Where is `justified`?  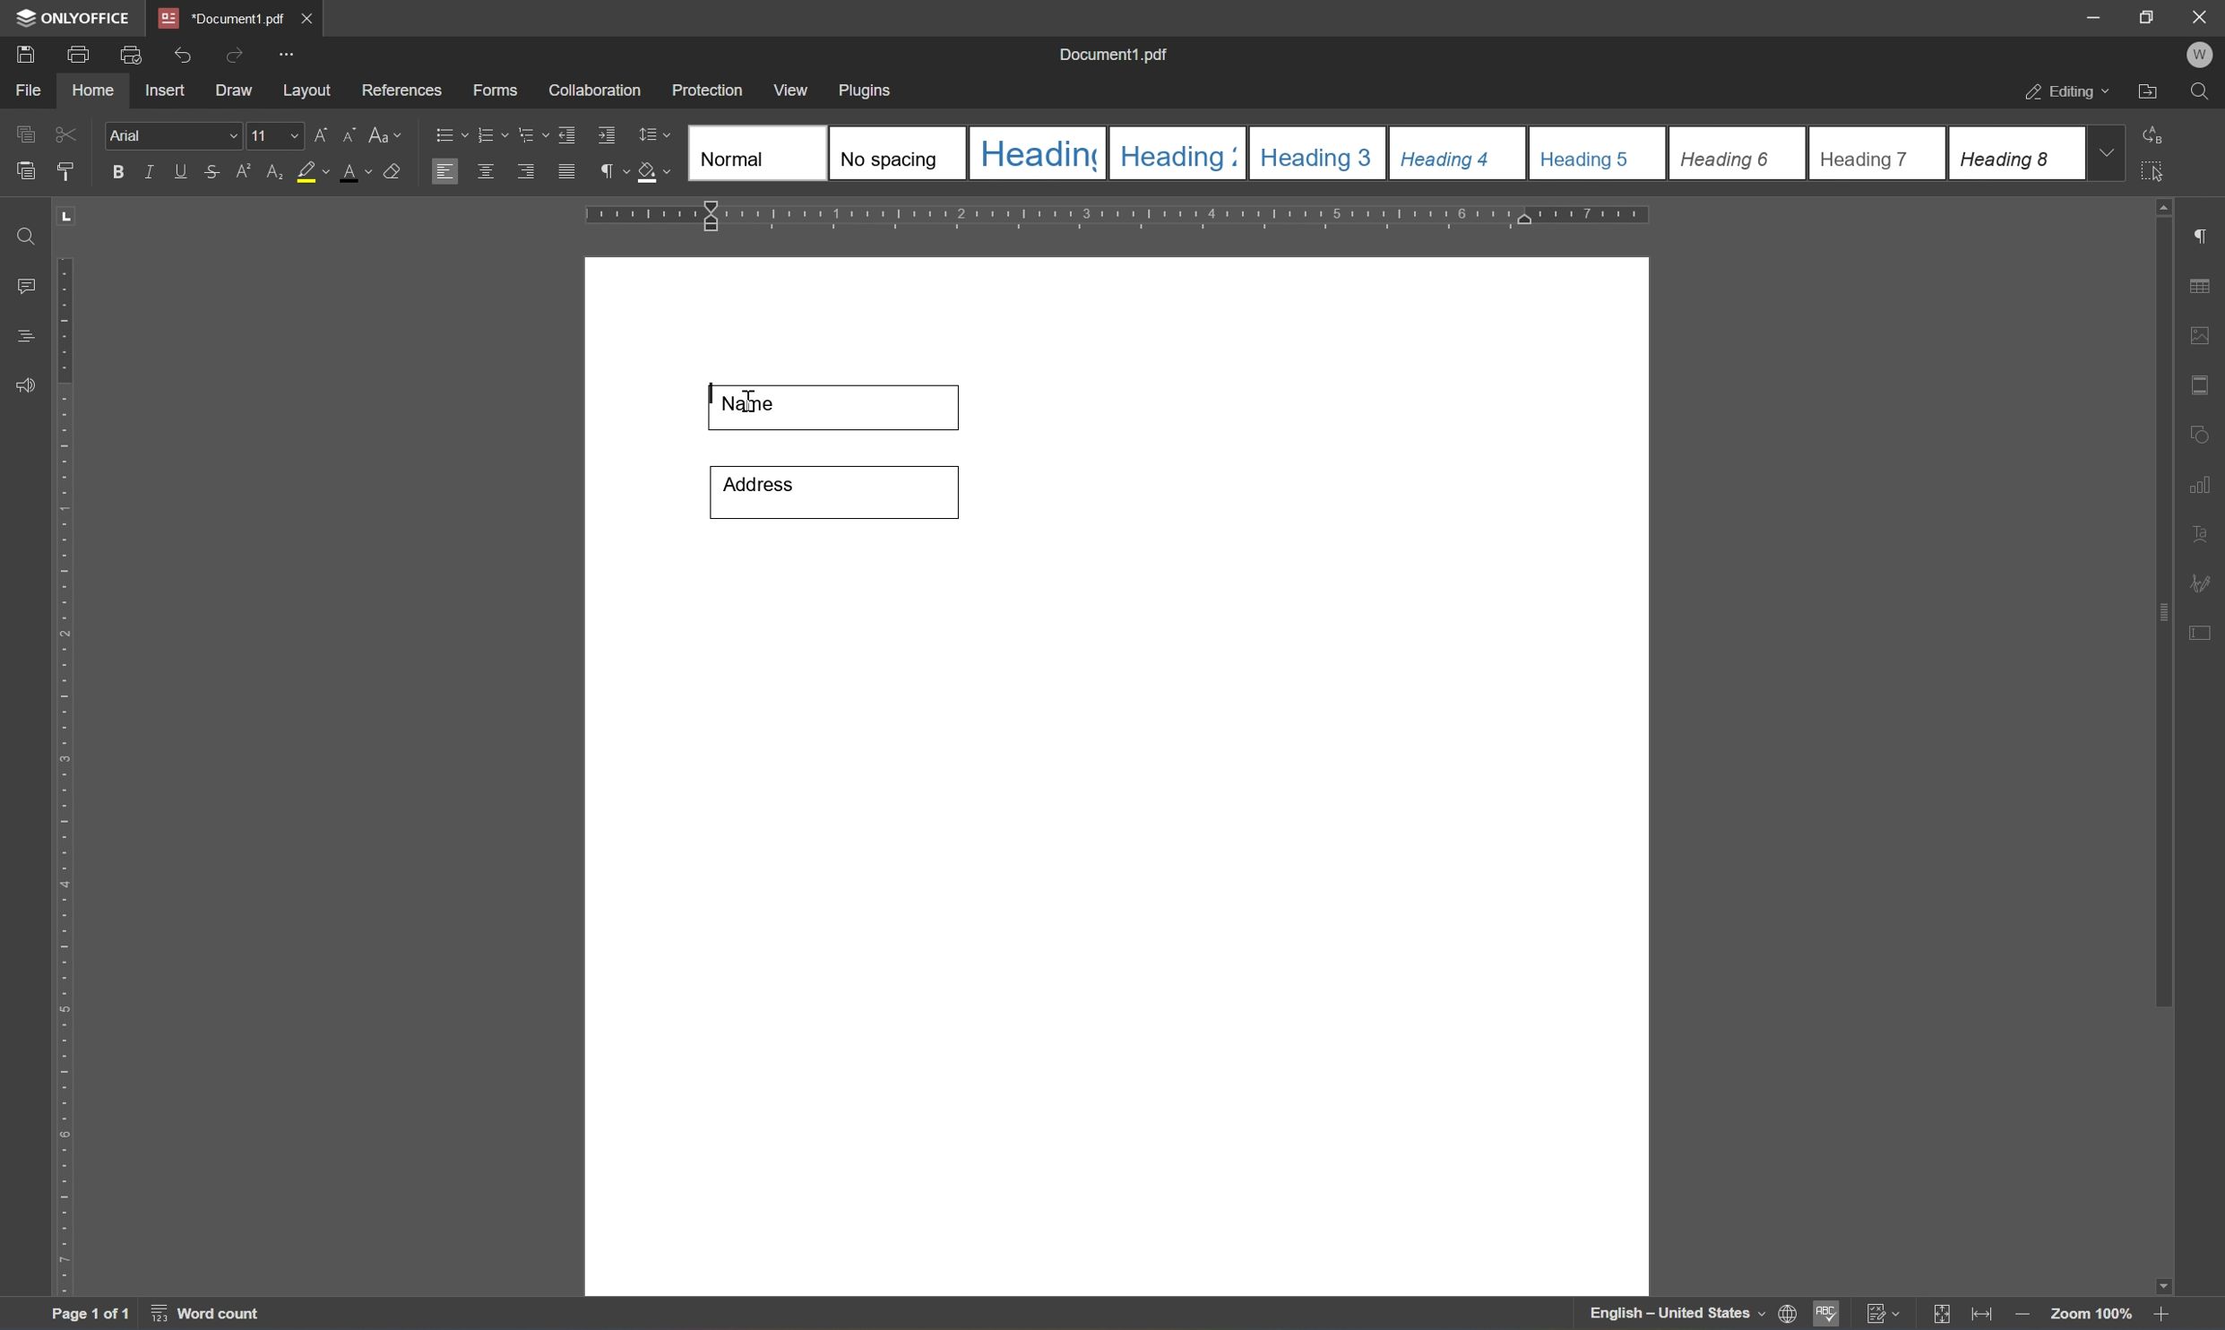
justified is located at coordinates (566, 170).